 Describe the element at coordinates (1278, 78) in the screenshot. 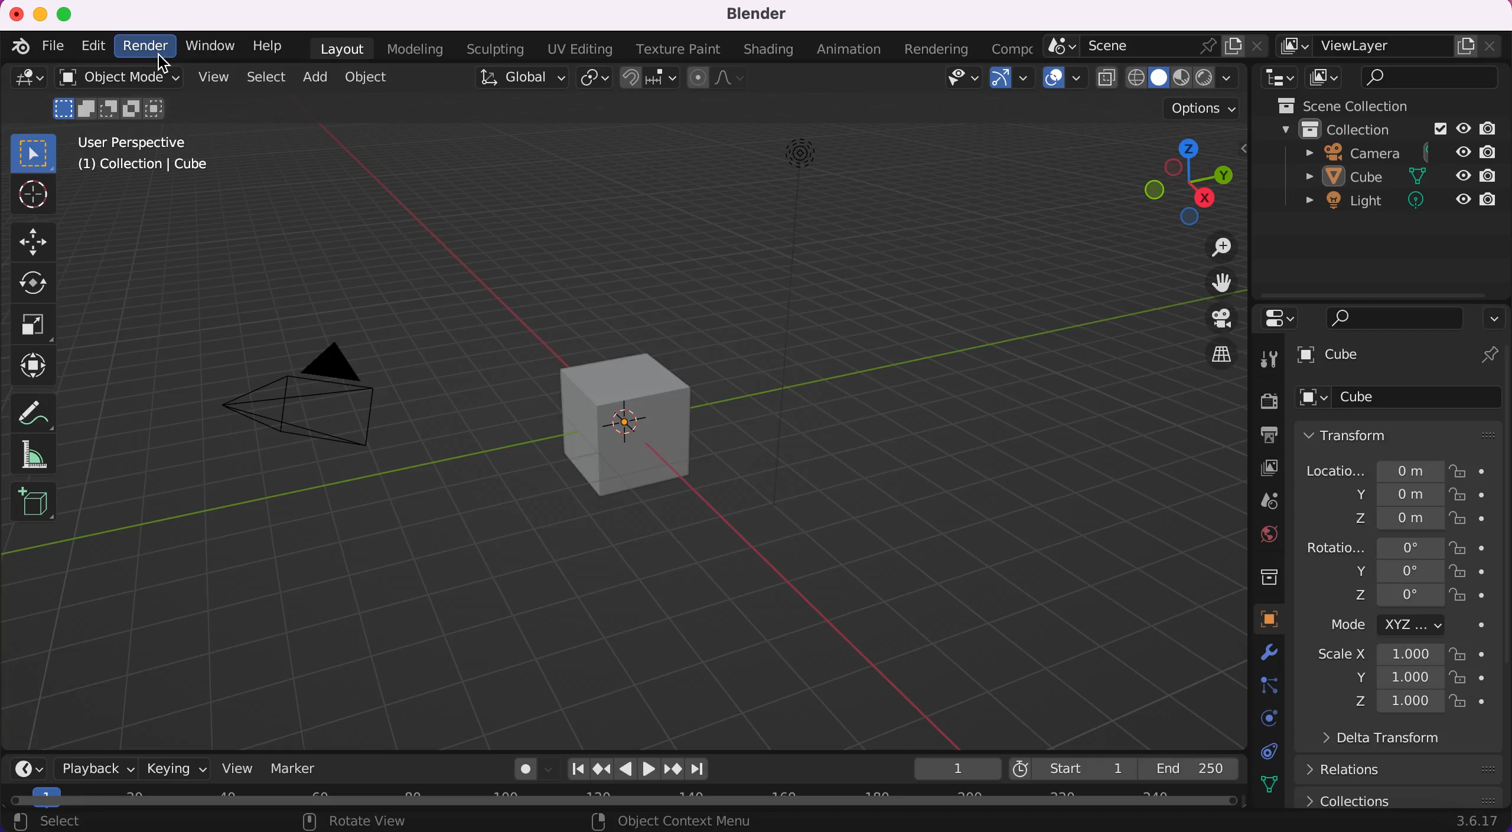

I see `editor type` at that location.